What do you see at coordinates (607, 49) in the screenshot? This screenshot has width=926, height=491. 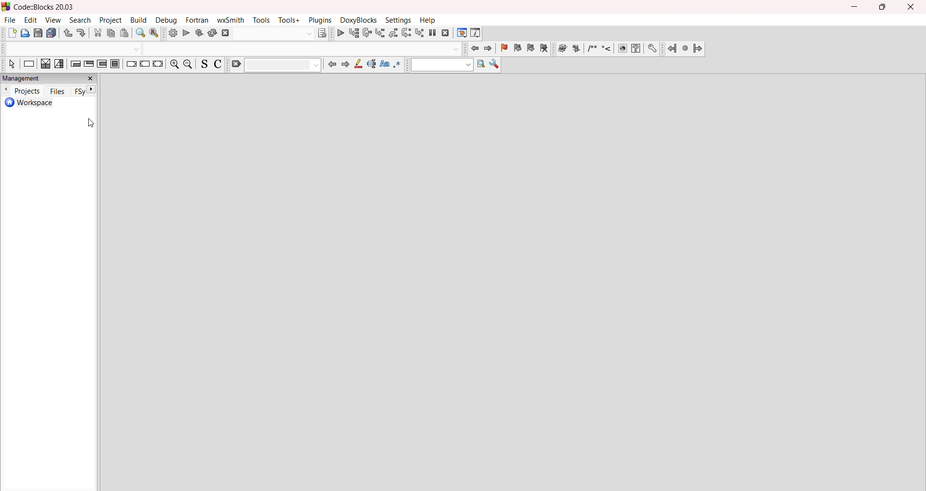 I see `Insert line` at bounding box center [607, 49].